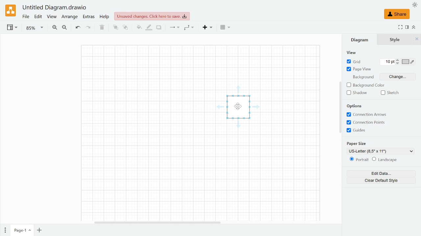 This screenshot has width=421, height=236. Describe the element at coordinates (409, 62) in the screenshot. I see `Grid color` at that location.